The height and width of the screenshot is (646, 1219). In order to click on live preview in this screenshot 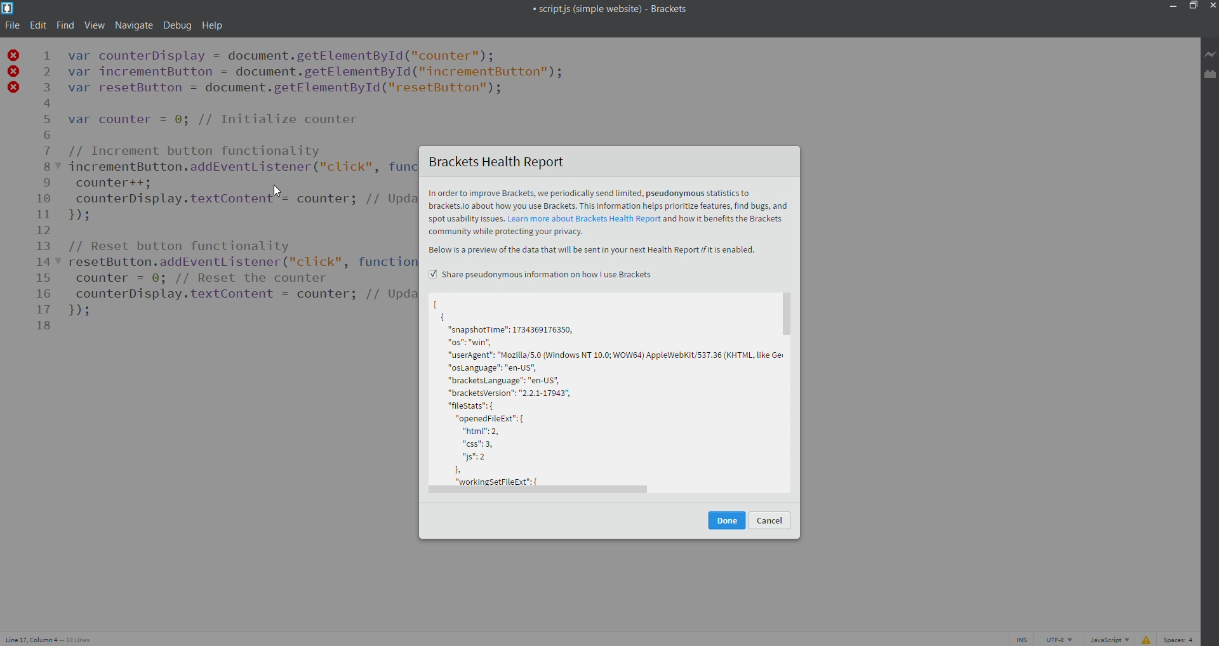, I will do `click(1211, 55)`.